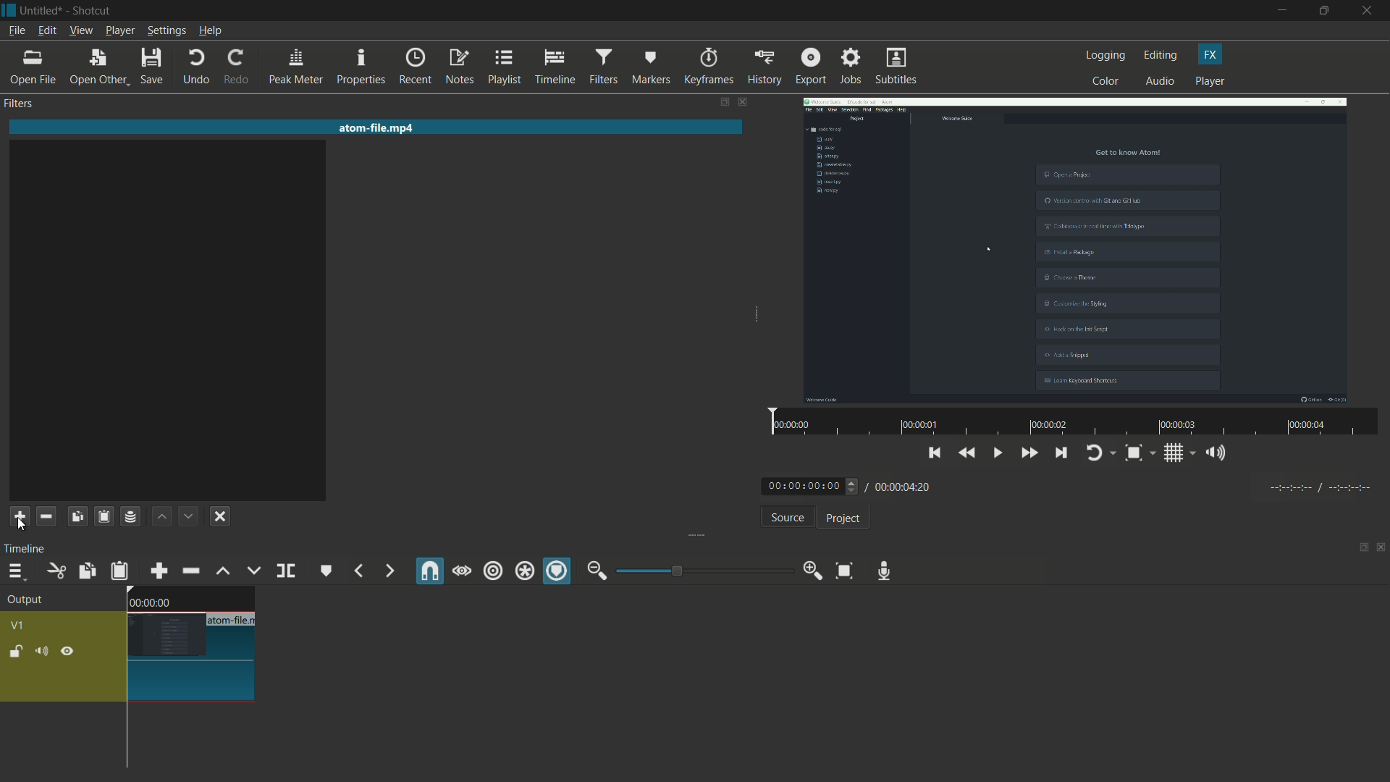 The height and width of the screenshot is (782, 1390). I want to click on editing, so click(1161, 55).